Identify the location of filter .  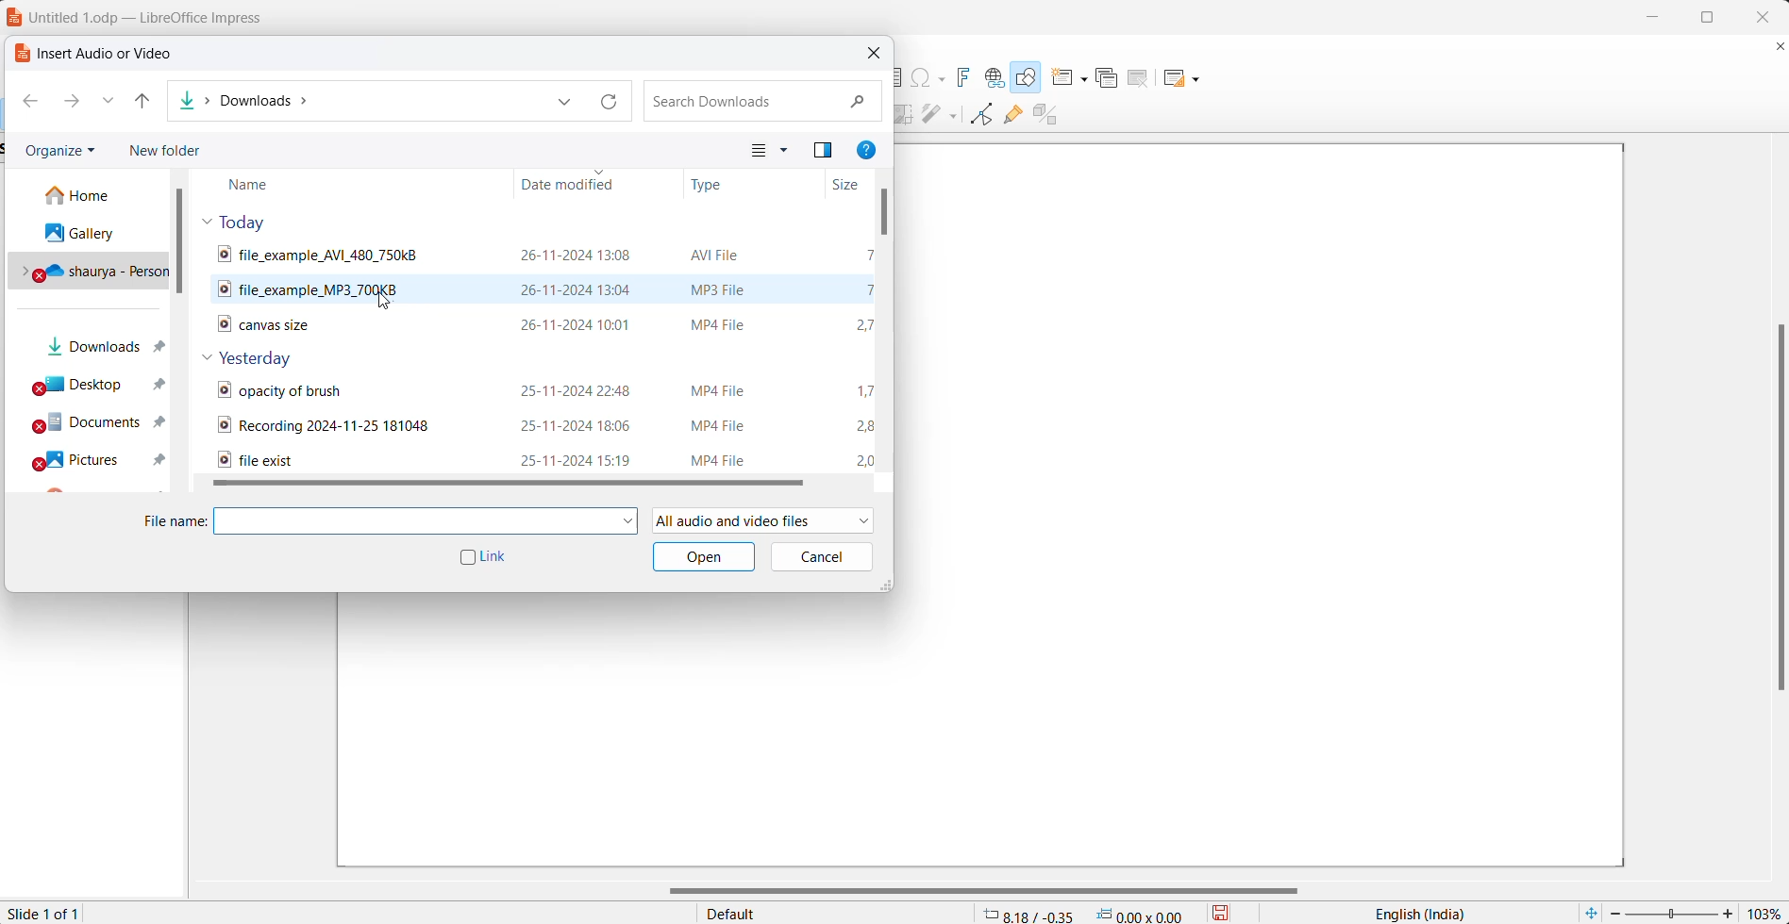
(929, 115).